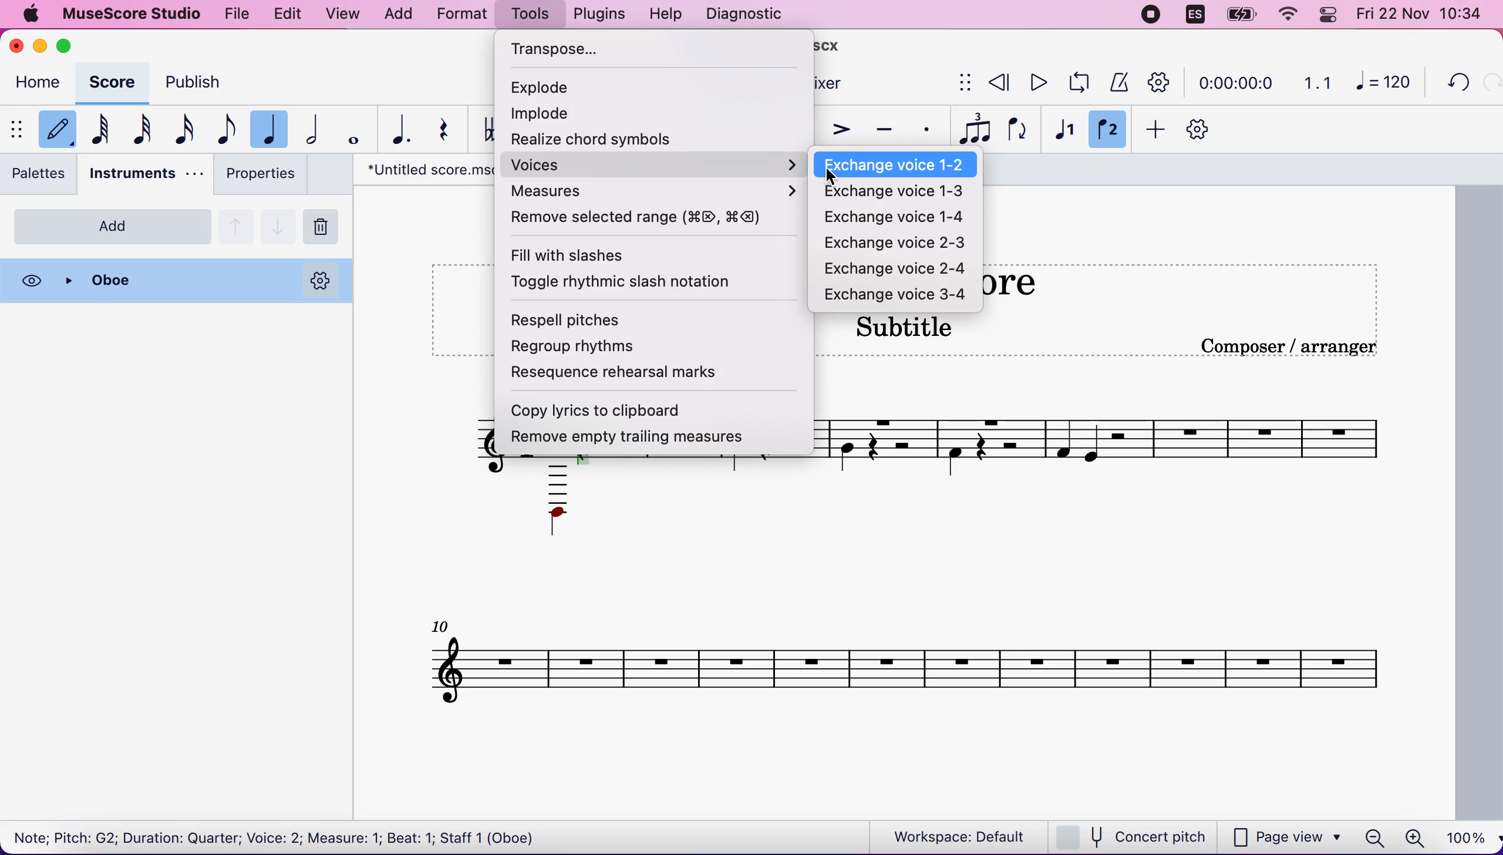 The height and width of the screenshot is (855, 1503). What do you see at coordinates (465, 14) in the screenshot?
I see `format` at bounding box center [465, 14].